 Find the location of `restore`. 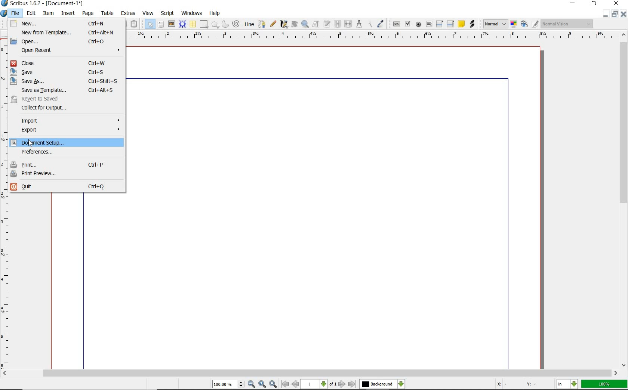

restore is located at coordinates (616, 13).